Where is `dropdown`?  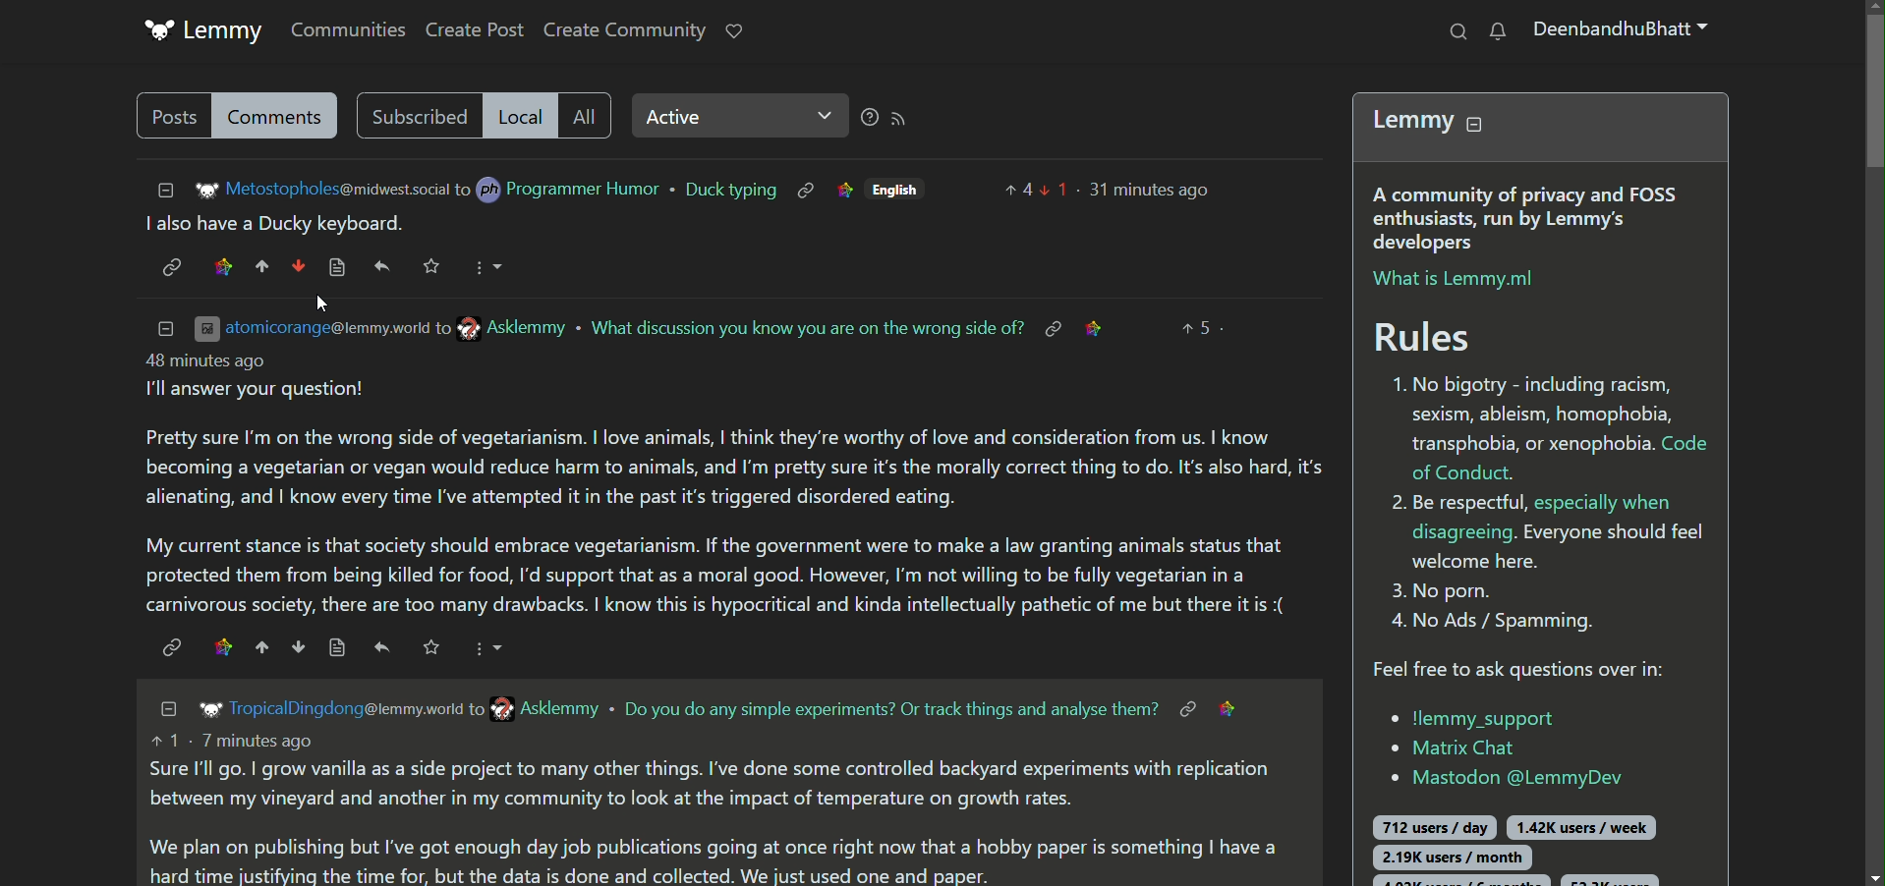 dropdown is located at coordinates (487, 648).